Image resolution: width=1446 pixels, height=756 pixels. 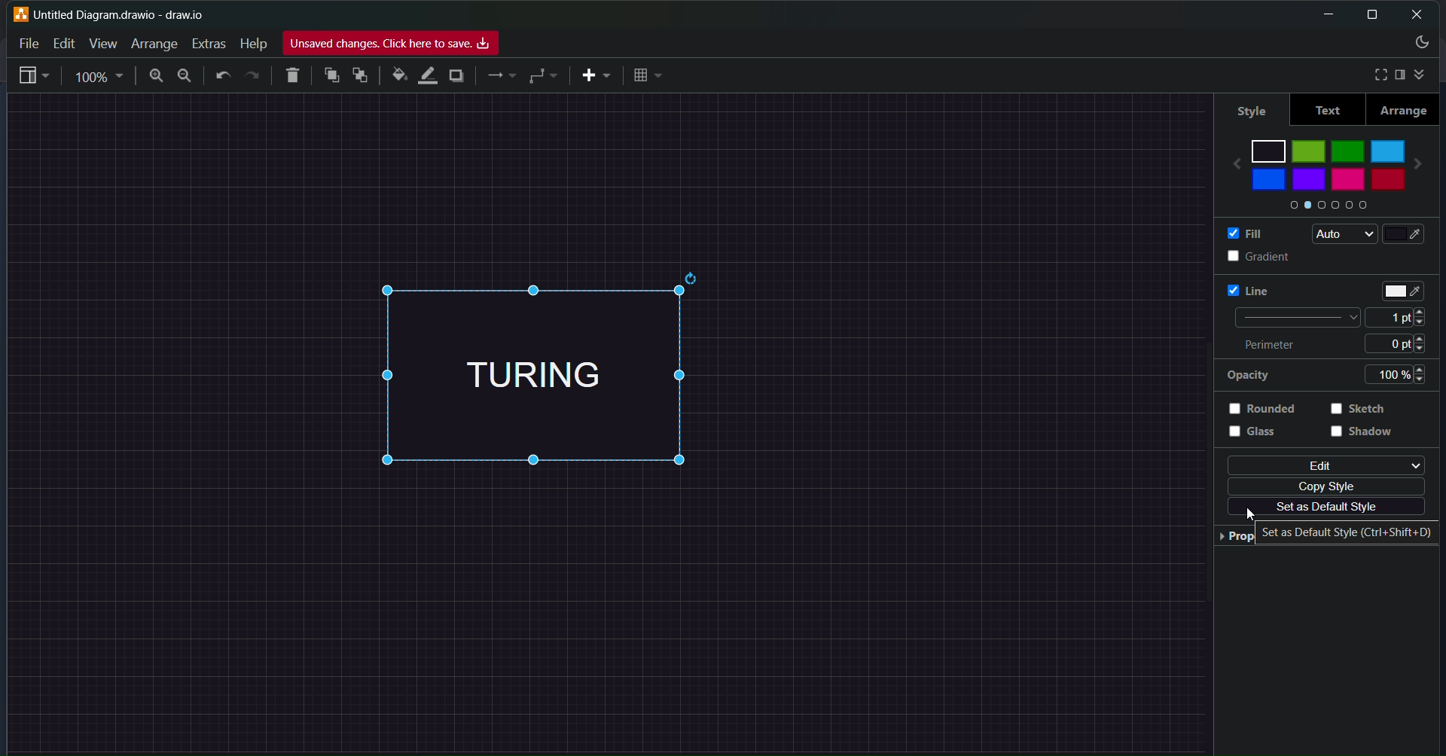 I want to click on text, so click(x=1327, y=110).